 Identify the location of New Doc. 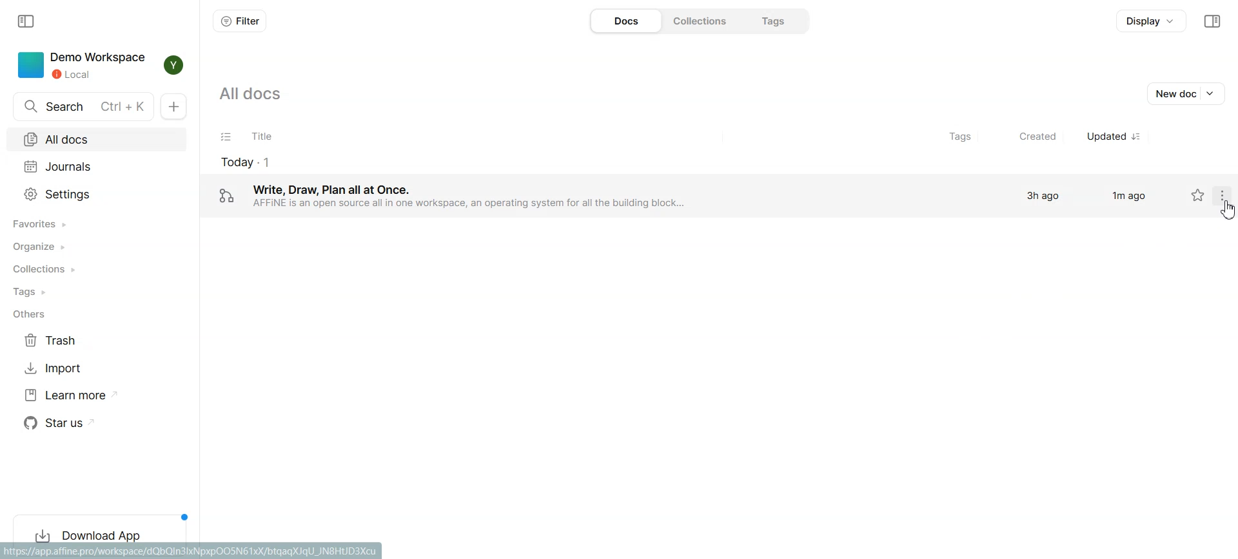
(173, 107).